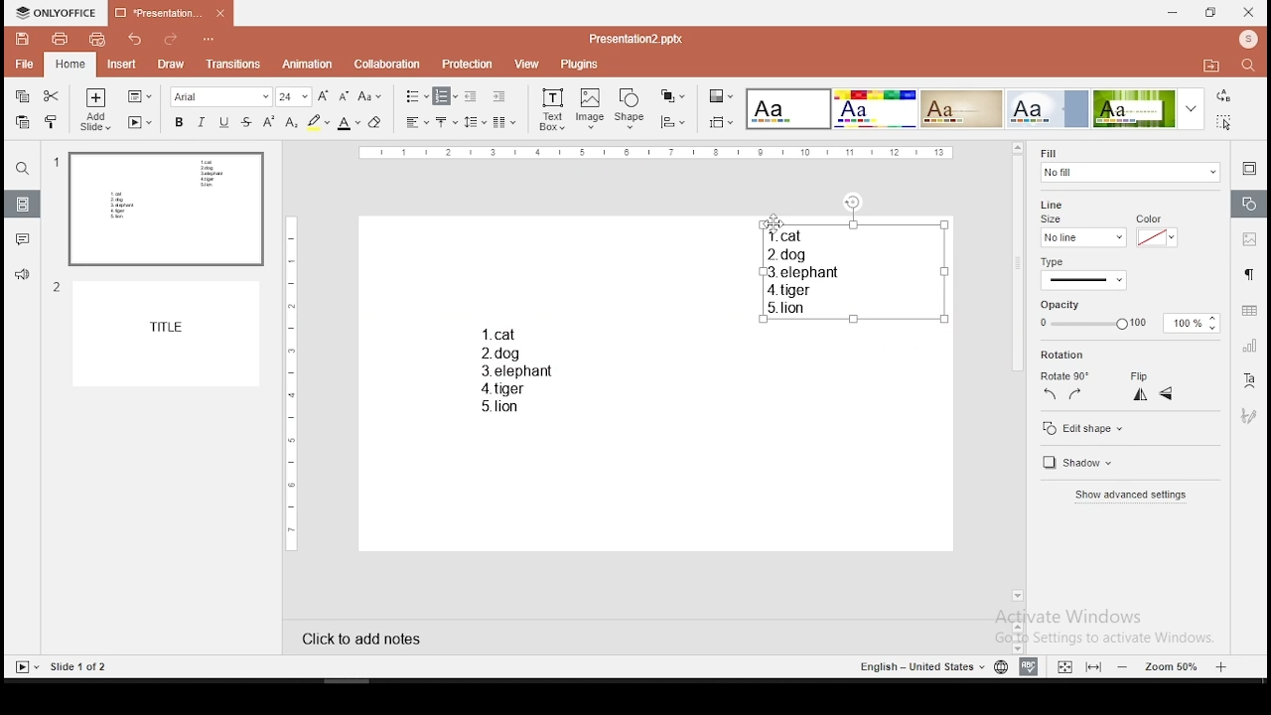 The height and width of the screenshot is (715, 1271). I want to click on eraser tool, so click(377, 122).